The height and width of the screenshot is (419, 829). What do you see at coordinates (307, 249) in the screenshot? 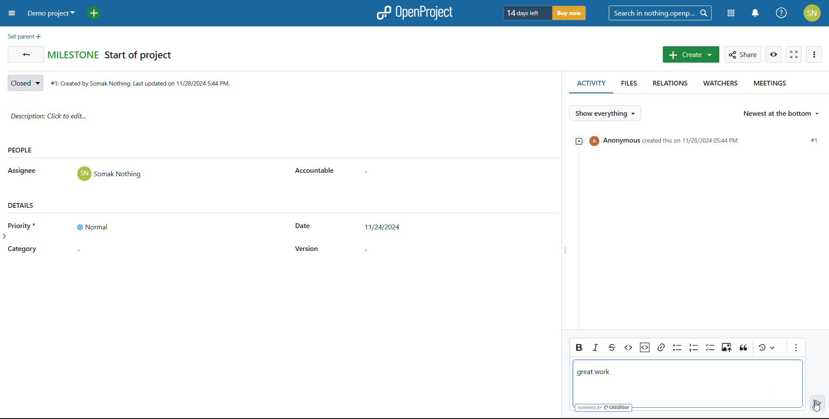
I see `version` at bounding box center [307, 249].